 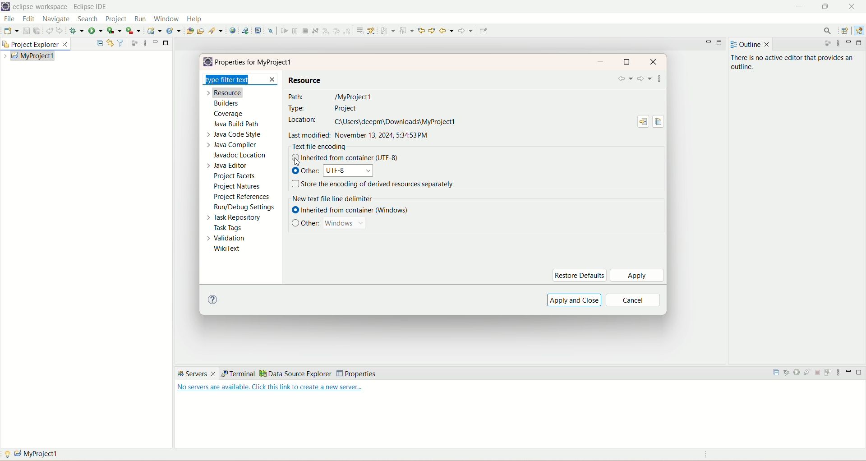 I want to click on open a web browser, so click(x=234, y=31).